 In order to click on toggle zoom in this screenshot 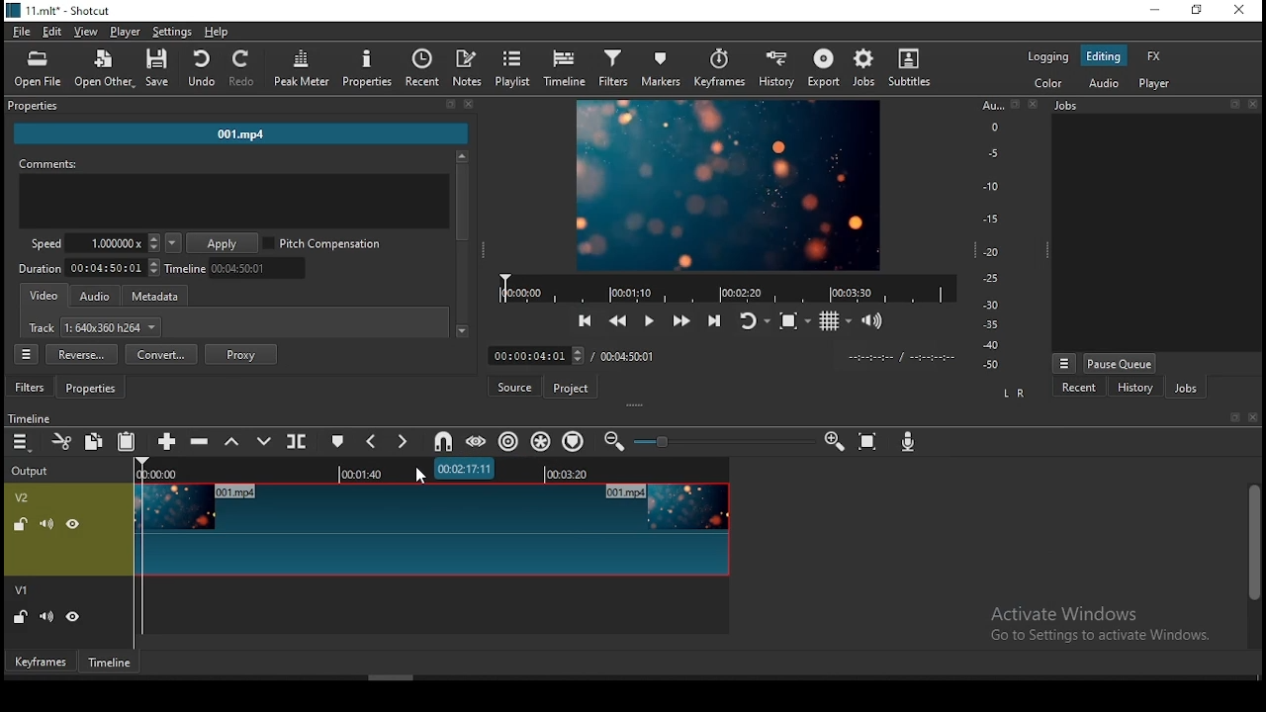, I will do `click(793, 319)`.